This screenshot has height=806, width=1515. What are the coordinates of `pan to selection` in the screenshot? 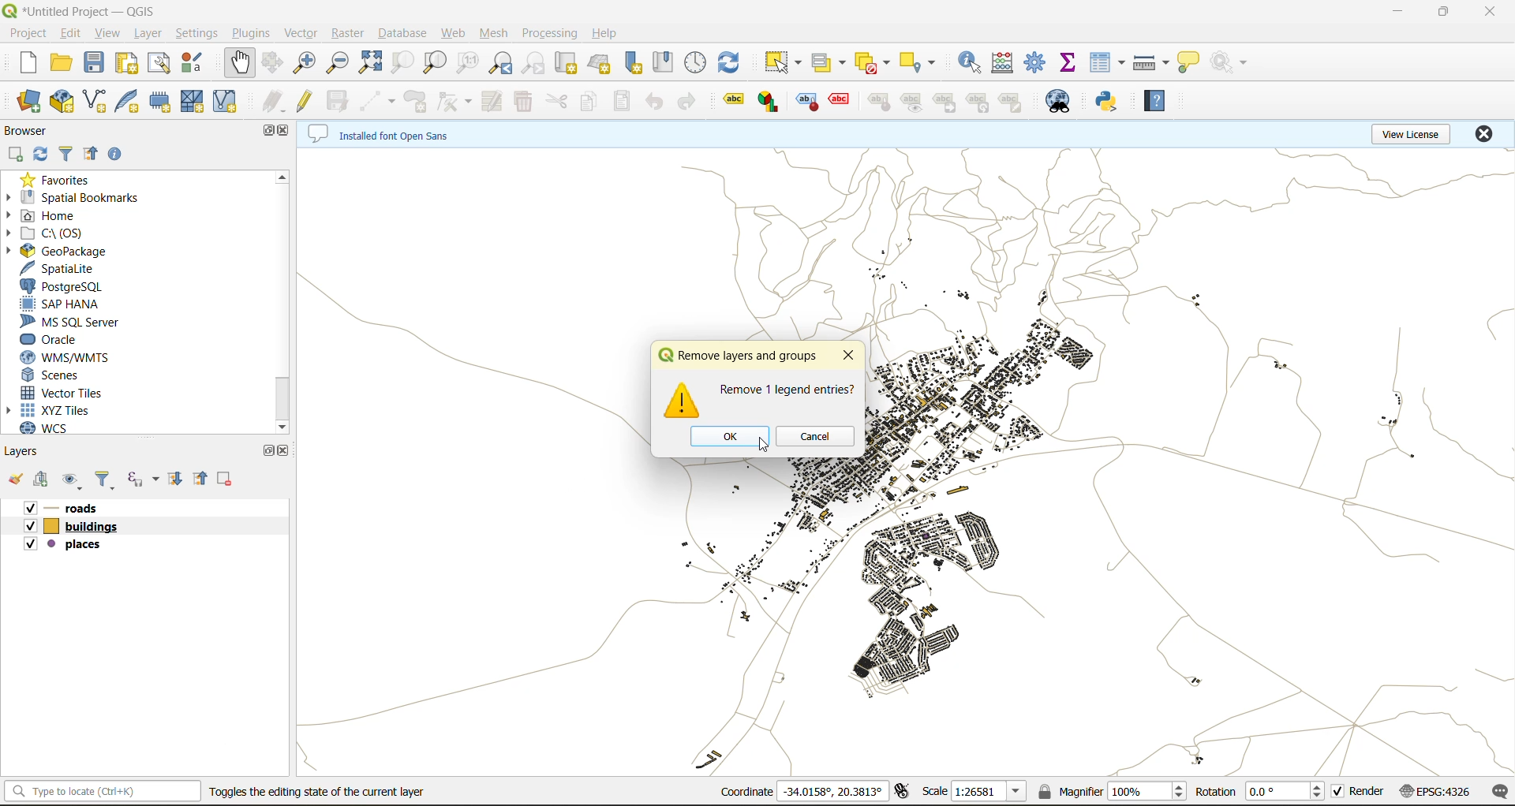 It's located at (275, 63).